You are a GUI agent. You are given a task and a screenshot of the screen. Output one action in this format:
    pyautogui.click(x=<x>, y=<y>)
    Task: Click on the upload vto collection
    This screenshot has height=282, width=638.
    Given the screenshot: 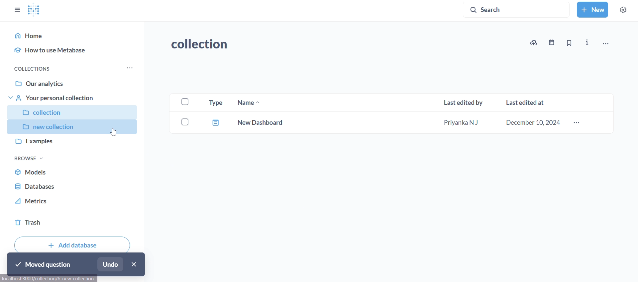 What is the action you would take?
    pyautogui.click(x=533, y=42)
    